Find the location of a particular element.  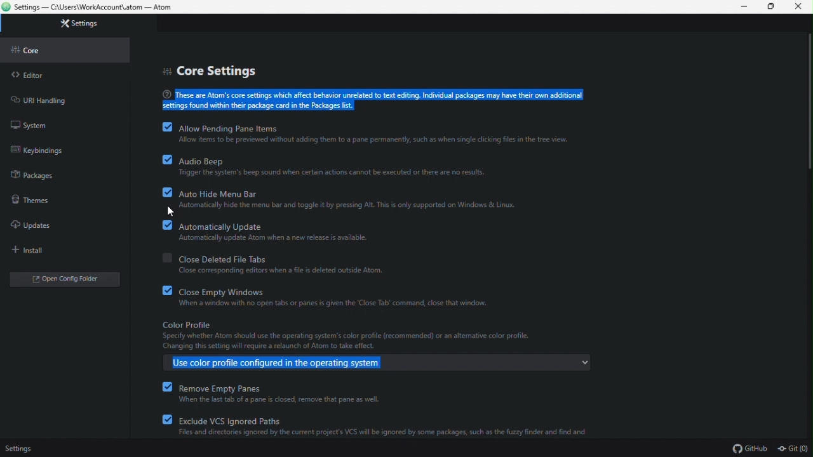

Close Deleted File Tabs
Close corresponding editors when a file is deleted outside Atom. is located at coordinates (324, 265).